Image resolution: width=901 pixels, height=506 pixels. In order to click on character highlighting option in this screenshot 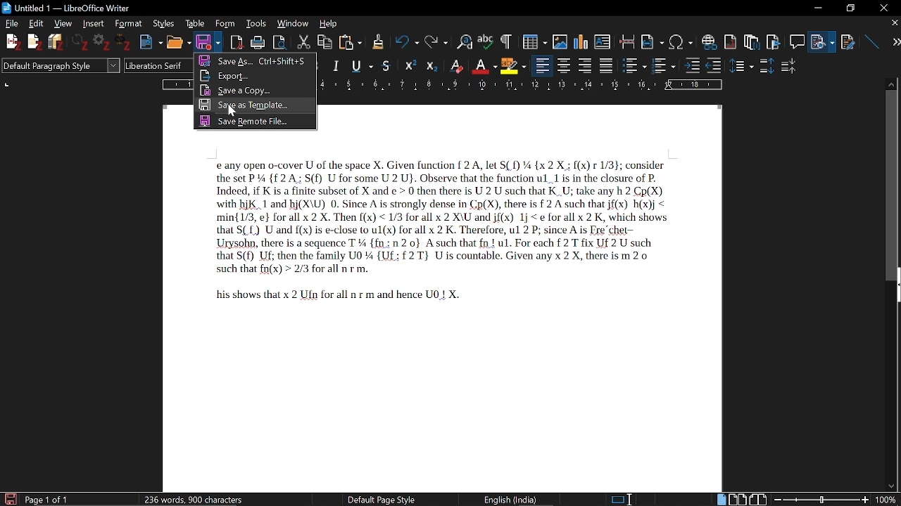, I will do `click(512, 65)`.